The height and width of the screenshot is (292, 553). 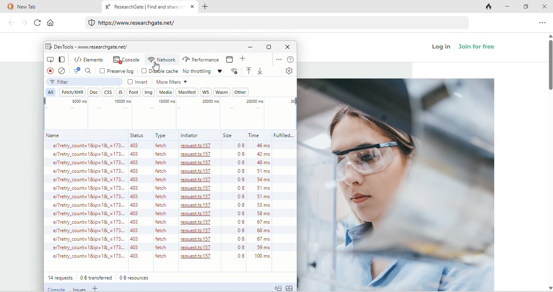 I want to click on font, so click(x=134, y=92).